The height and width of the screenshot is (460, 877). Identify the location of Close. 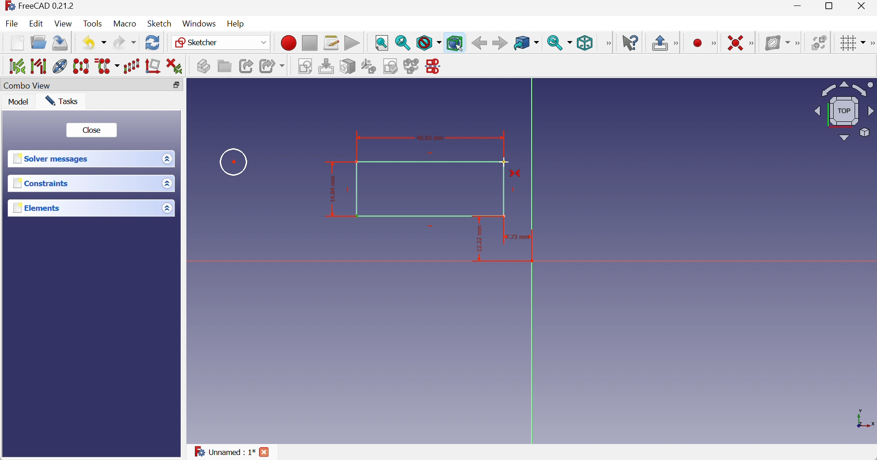
(265, 452).